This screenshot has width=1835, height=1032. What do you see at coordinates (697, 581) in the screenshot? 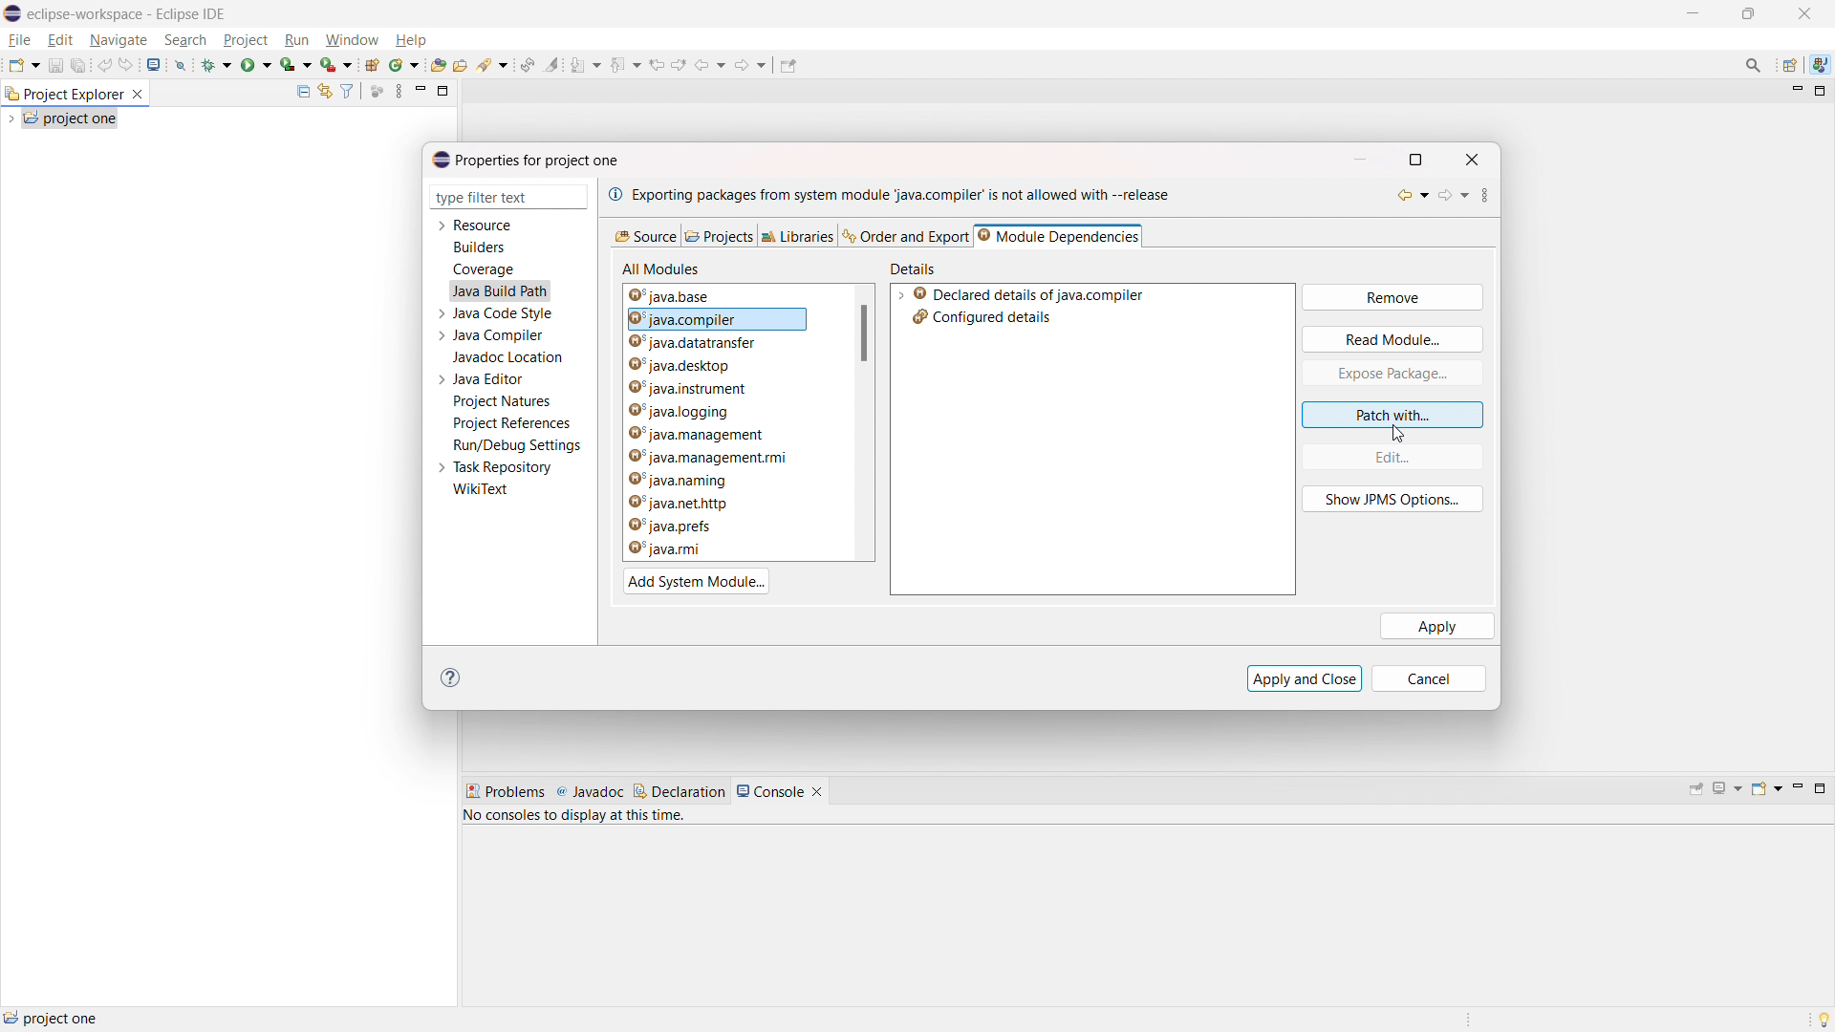
I see `add system module` at bounding box center [697, 581].